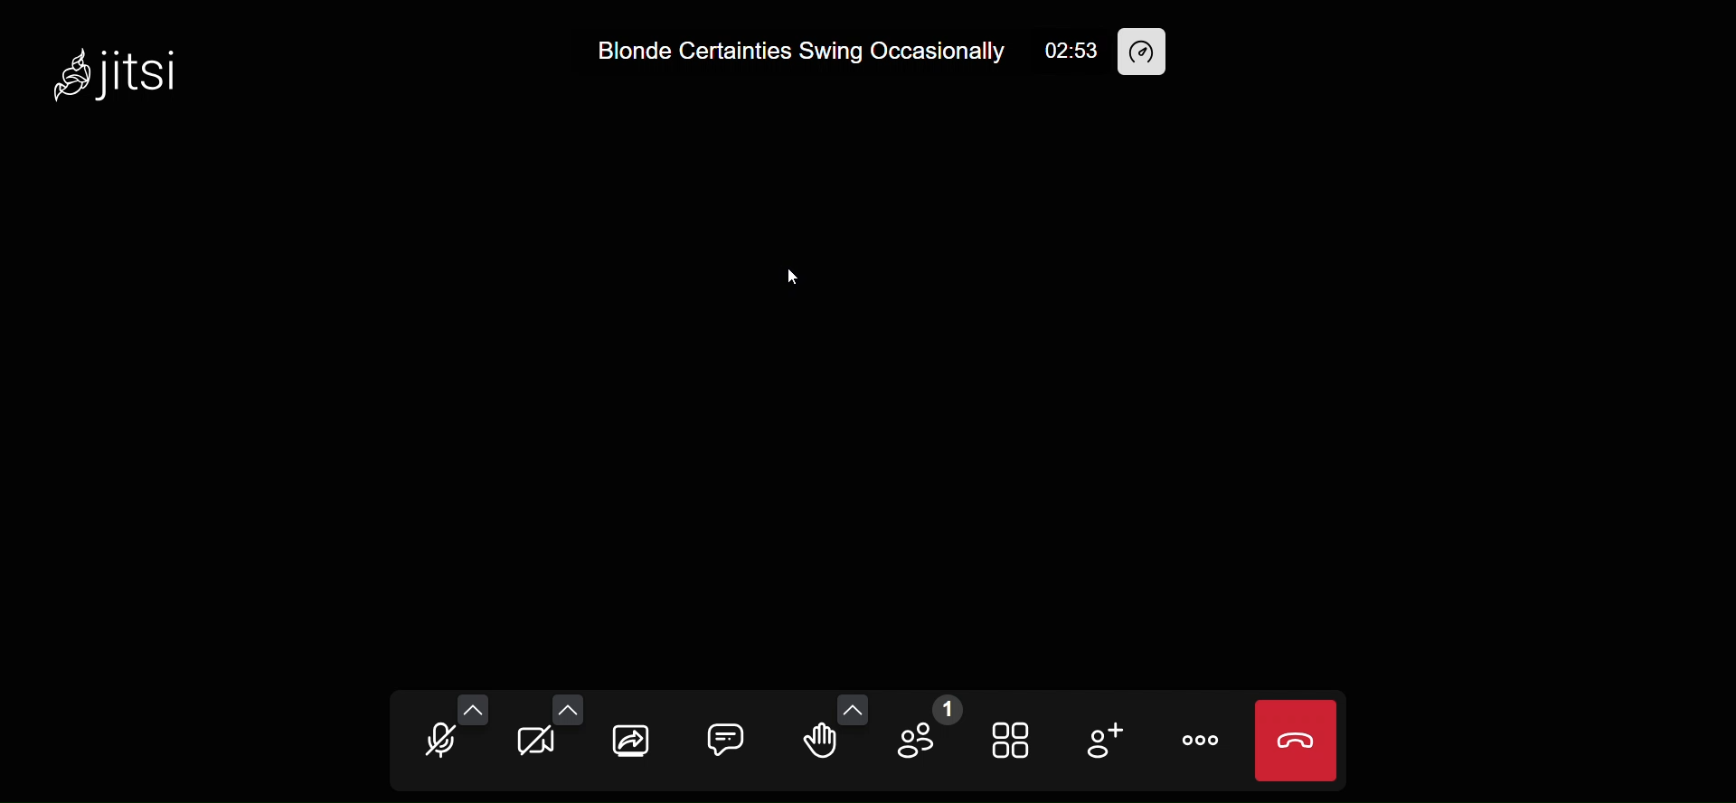  I want to click on Blonde Certainties Swing Occasionally, so click(797, 53).